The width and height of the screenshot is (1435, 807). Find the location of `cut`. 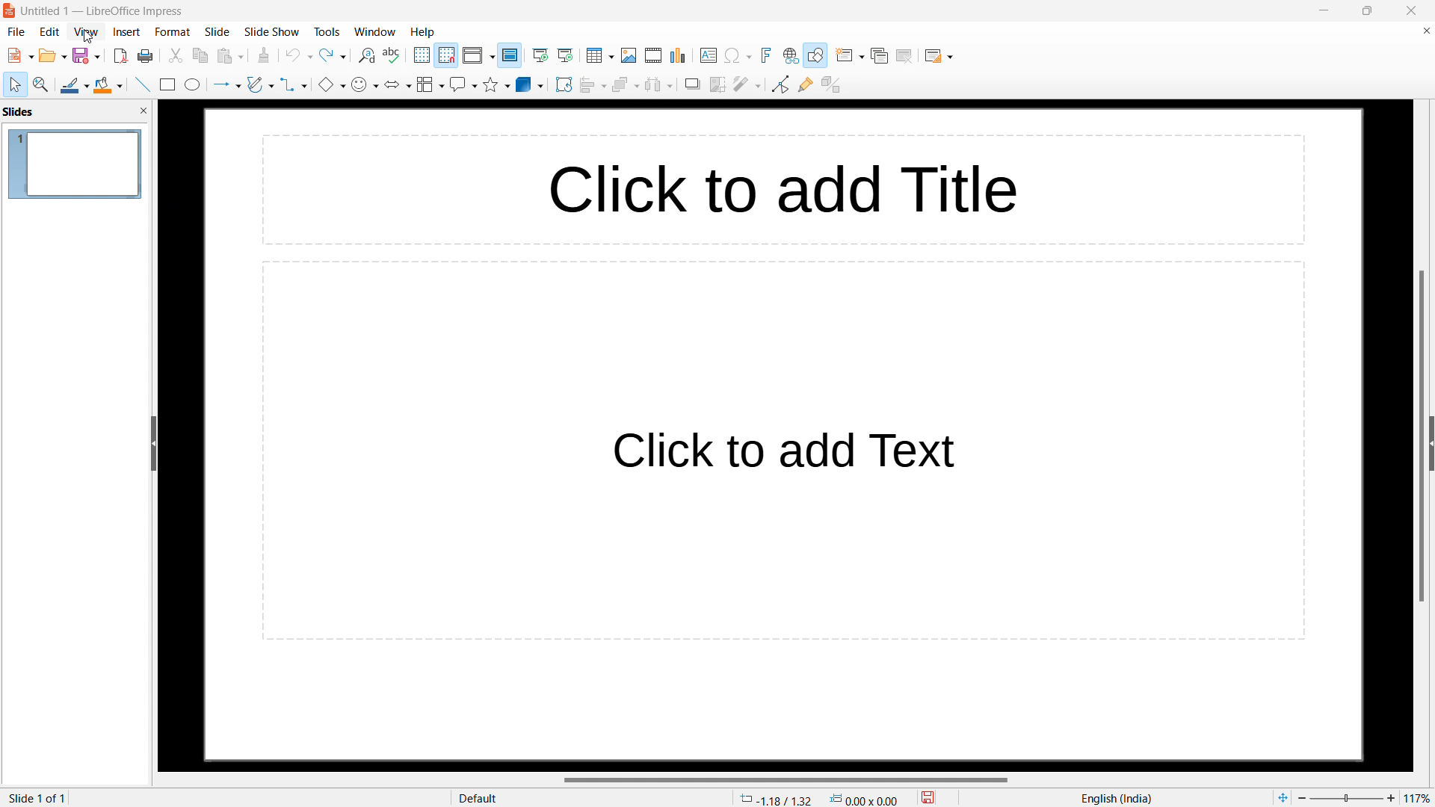

cut is located at coordinates (176, 56).